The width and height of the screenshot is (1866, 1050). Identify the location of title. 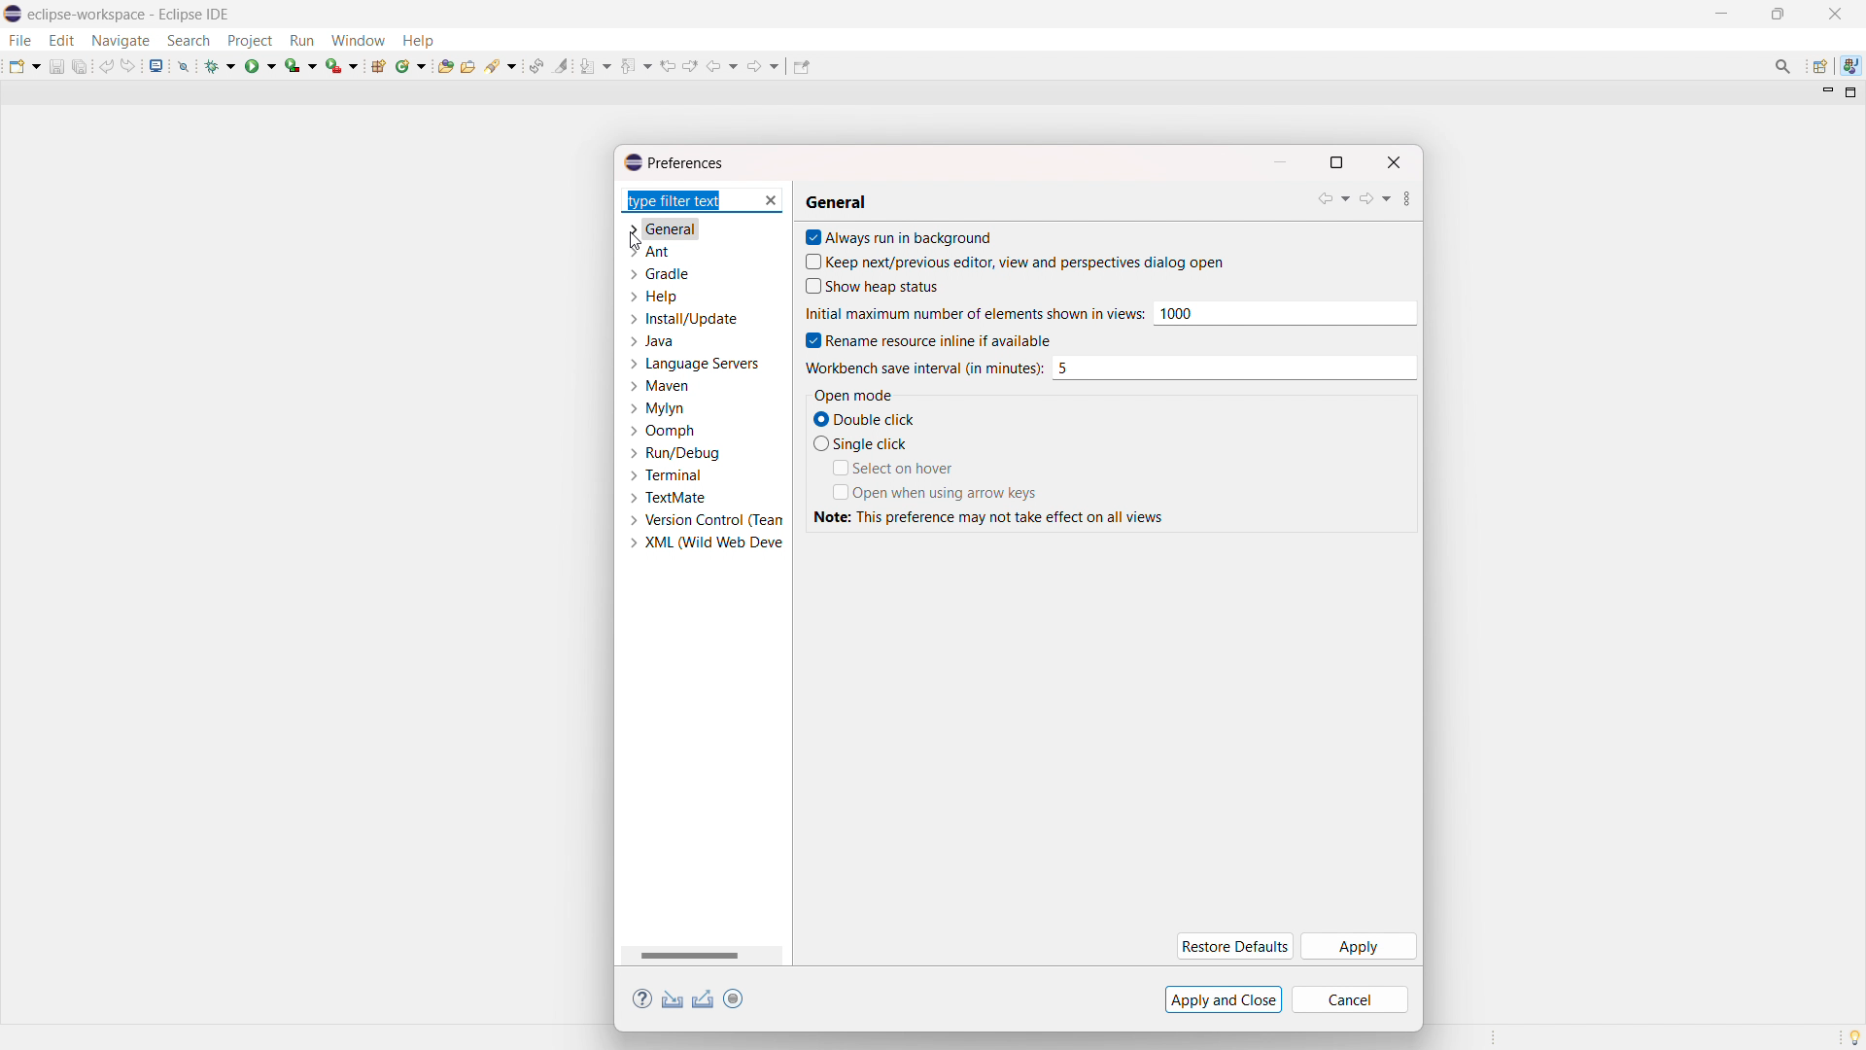
(131, 14).